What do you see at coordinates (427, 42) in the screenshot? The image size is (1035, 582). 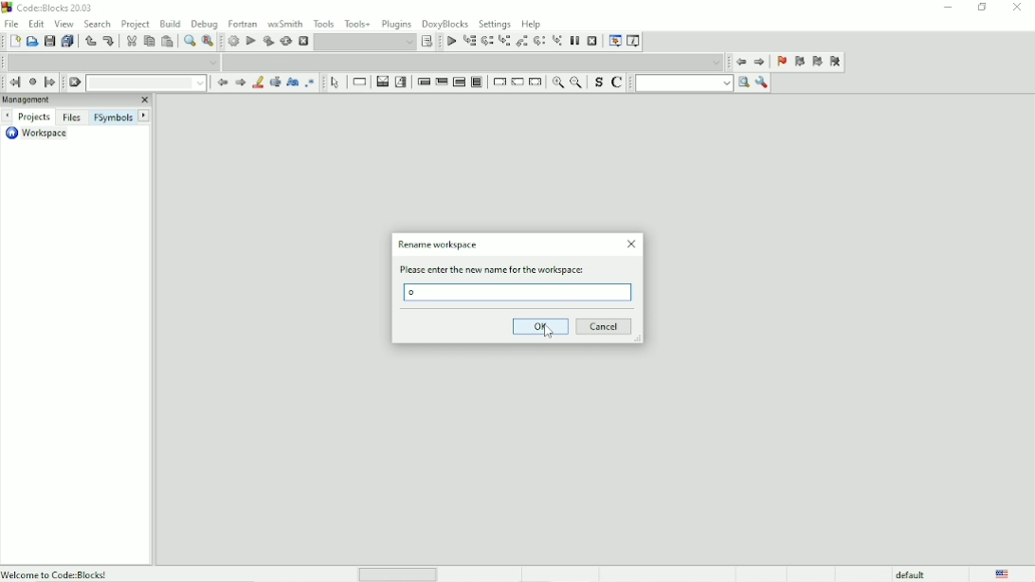 I see `Show the select target dialog` at bounding box center [427, 42].